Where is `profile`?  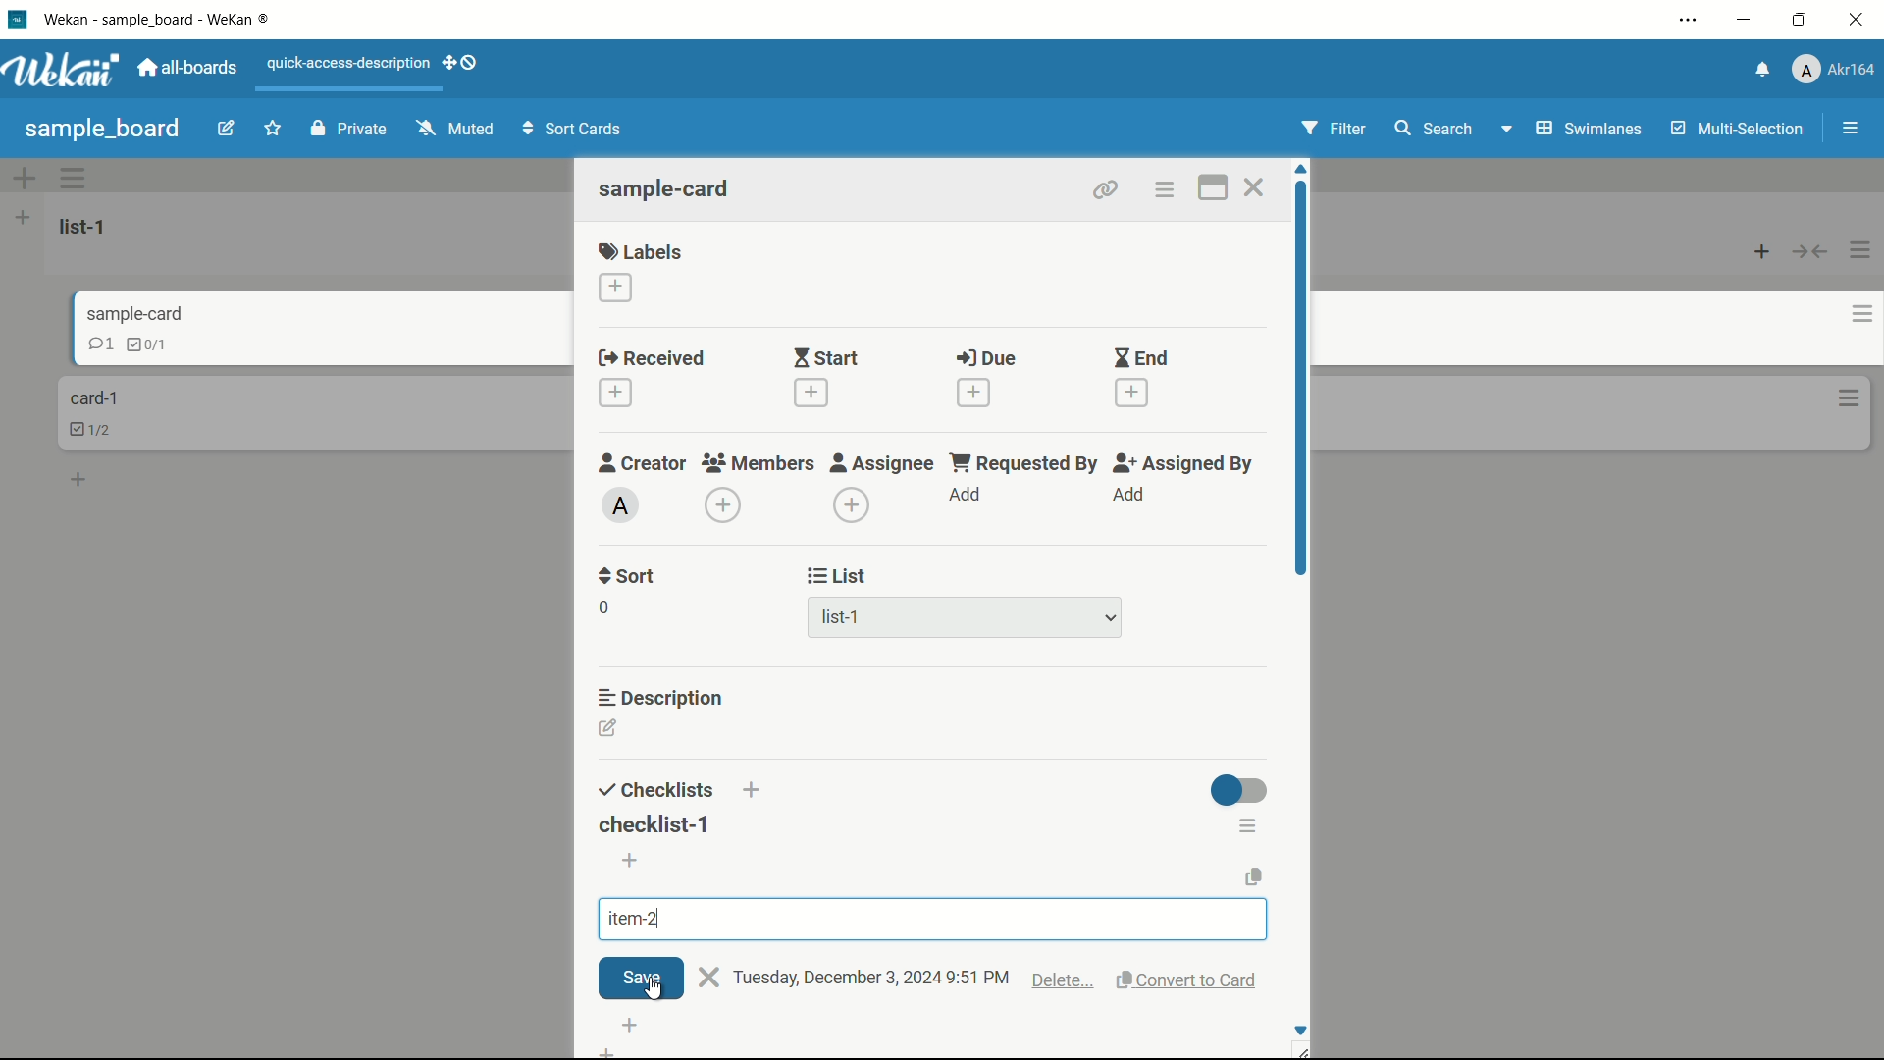
profile is located at coordinates (1832, 70).